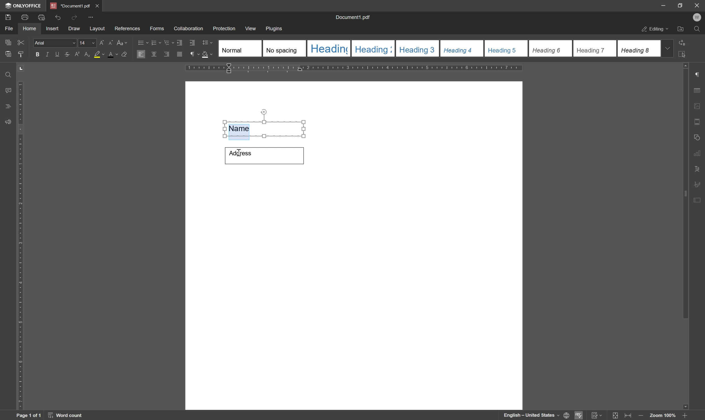 This screenshot has height=420, width=705. I want to click on Align right, so click(167, 55).